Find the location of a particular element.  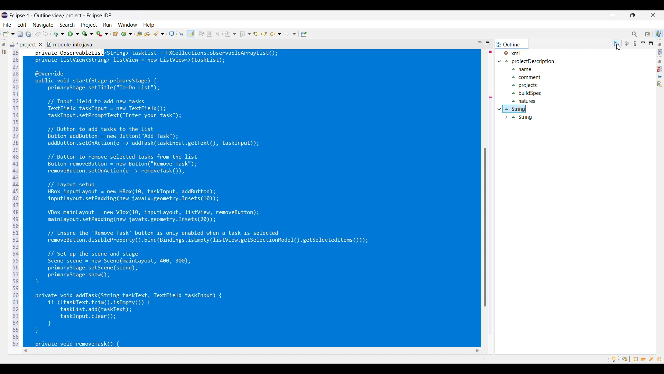

New Java package is located at coordinates (115, 34).